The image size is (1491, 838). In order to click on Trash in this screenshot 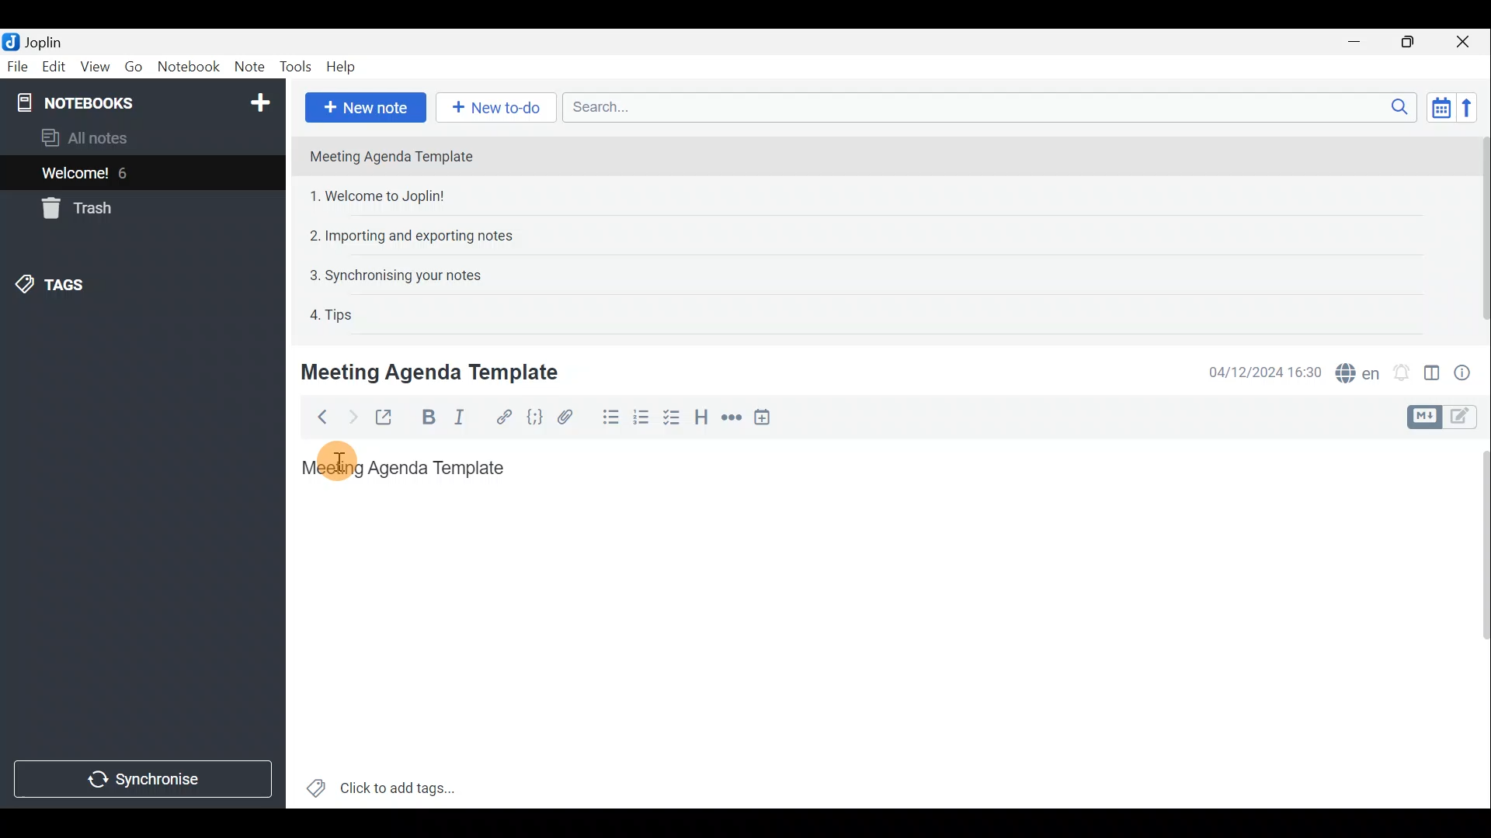, I will do `click(74, 208)`.